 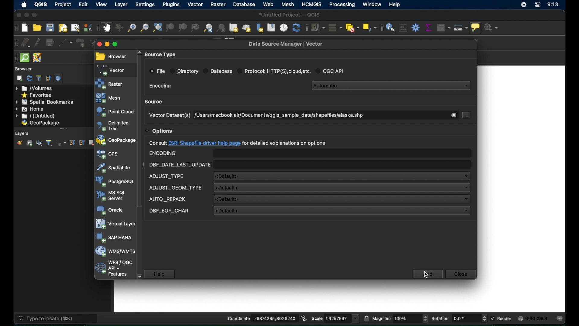 I want to click on layer, so click(x=120, y=4).